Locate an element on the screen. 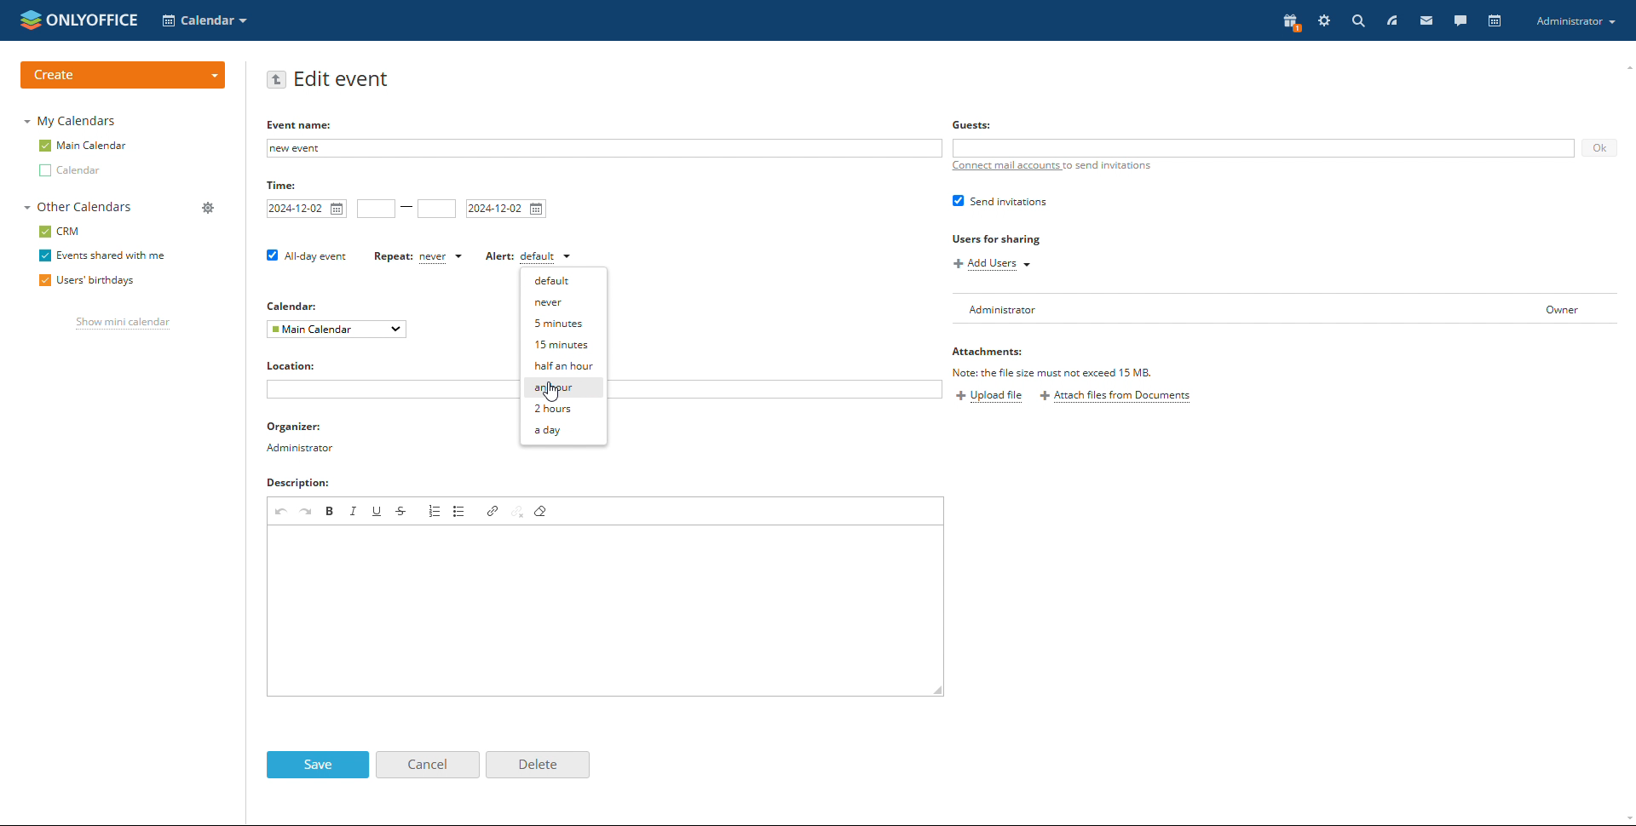  end time is located at coordinates (437, 208).